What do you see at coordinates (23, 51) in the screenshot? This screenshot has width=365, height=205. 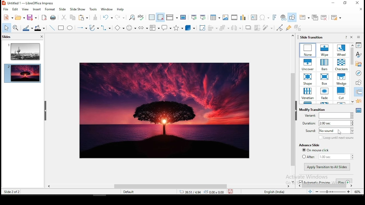 I see `slide 1` at bounding box center [23, 51].